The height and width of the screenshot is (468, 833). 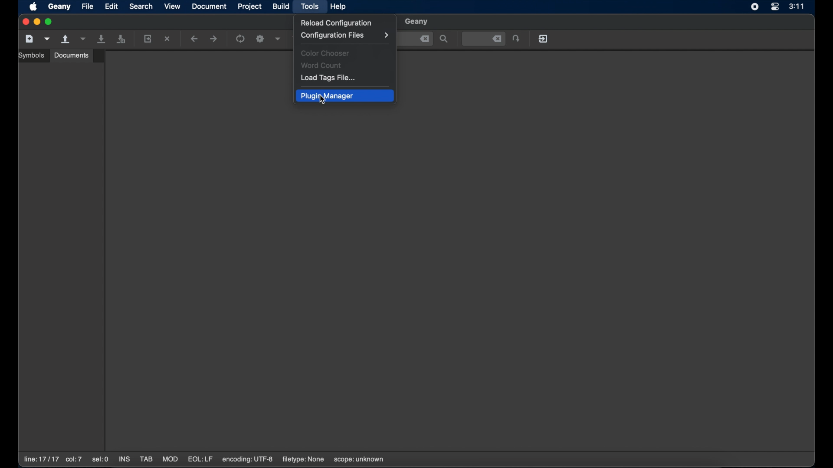 I want to click on plugin manager, so click(x=345, y=96).